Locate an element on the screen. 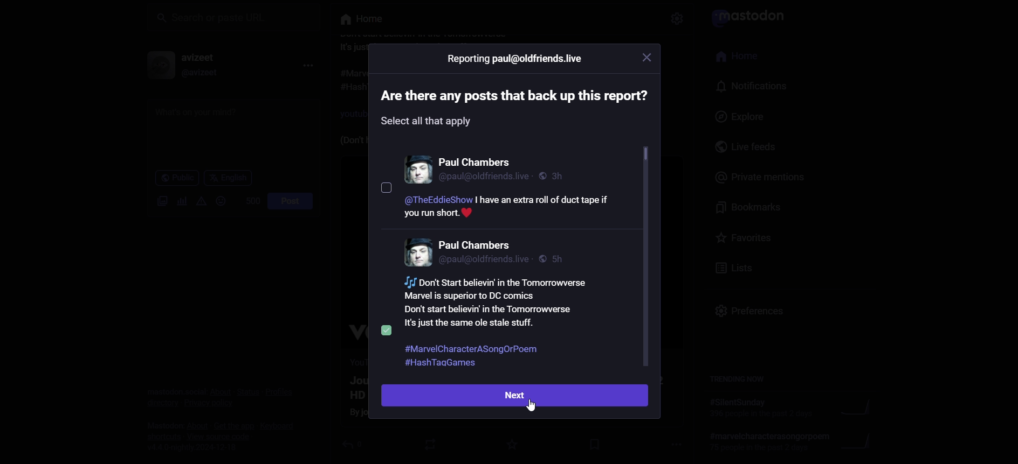 The image size is (1018, 464).  is located at coordinates (479, 163).